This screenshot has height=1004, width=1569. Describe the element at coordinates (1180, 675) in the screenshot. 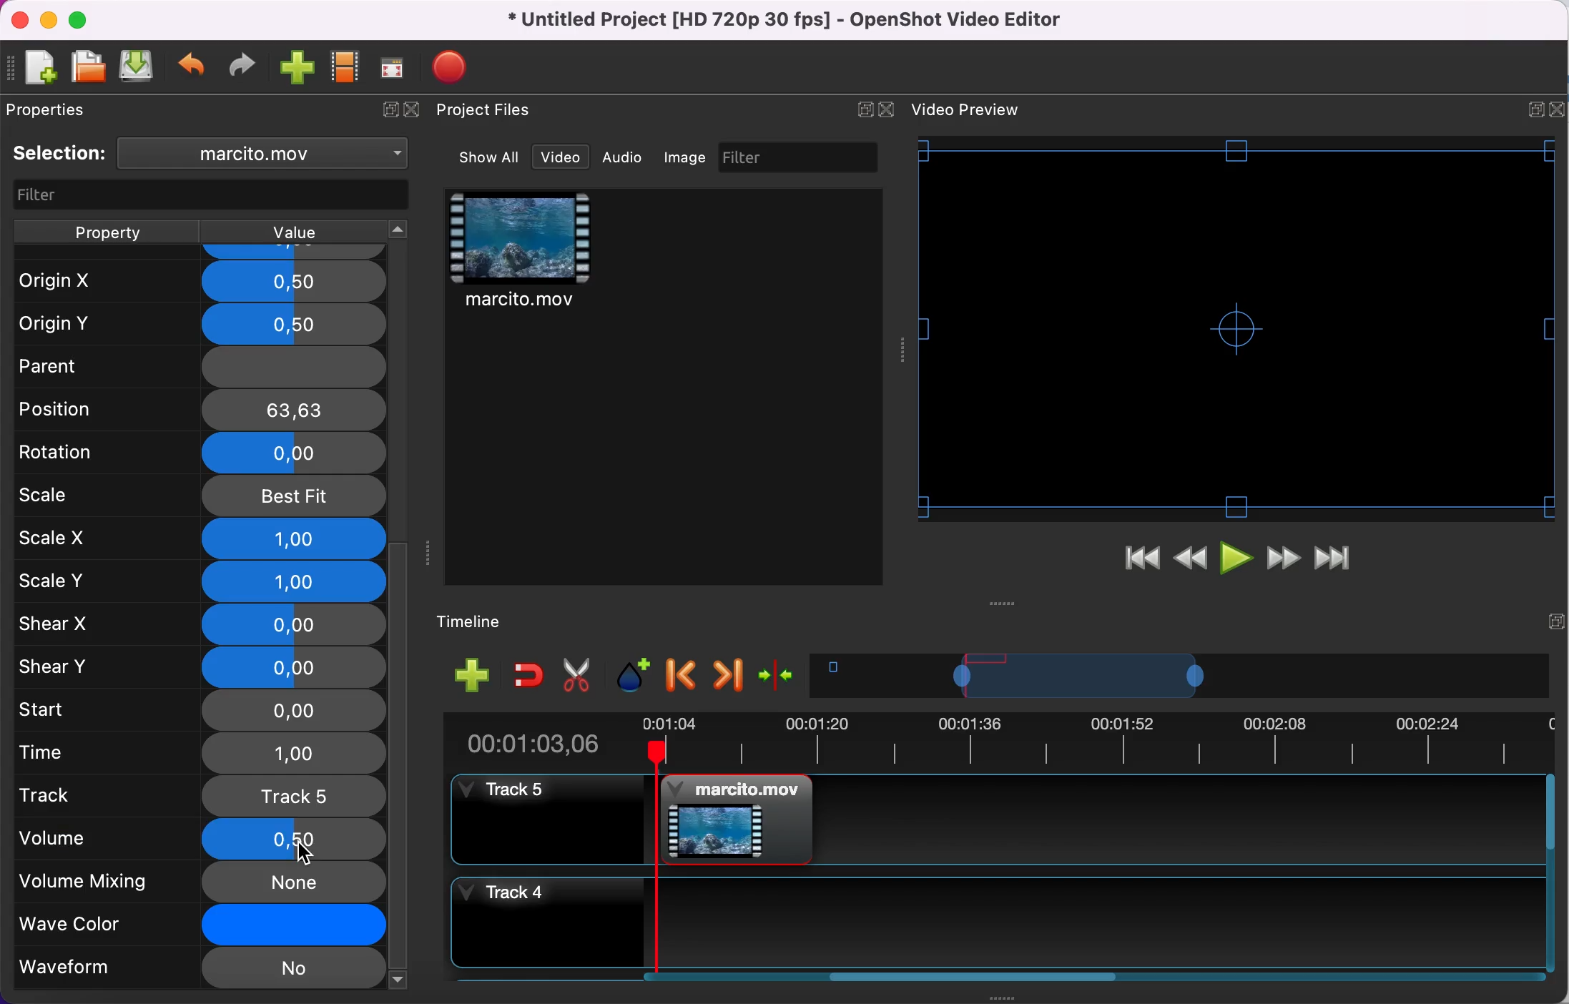

I see `timeline` at that location.